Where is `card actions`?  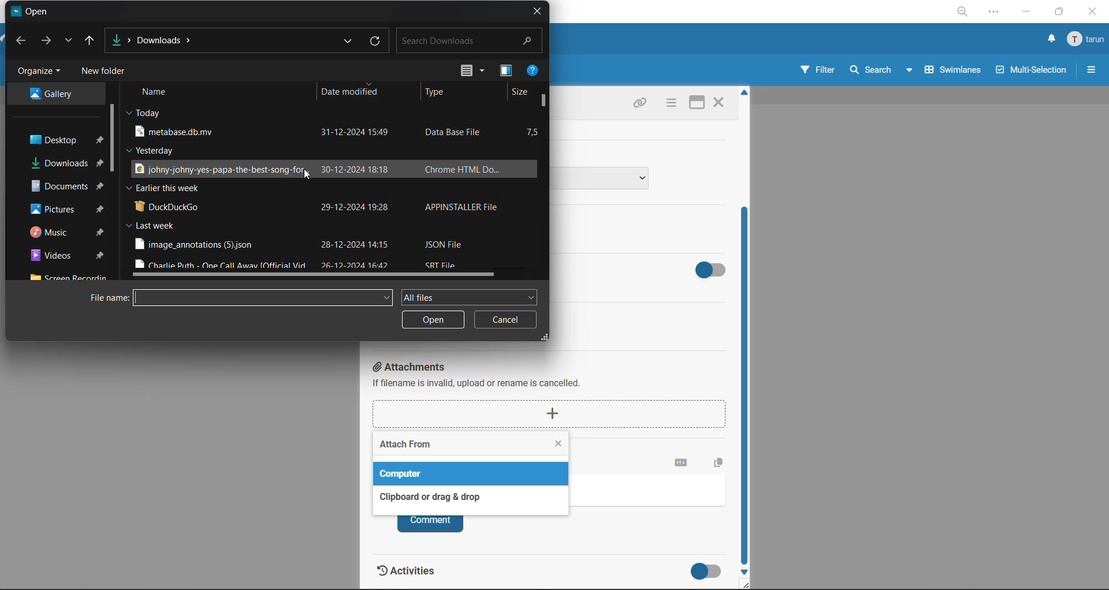
card actions is located at coordinates (669, 104).